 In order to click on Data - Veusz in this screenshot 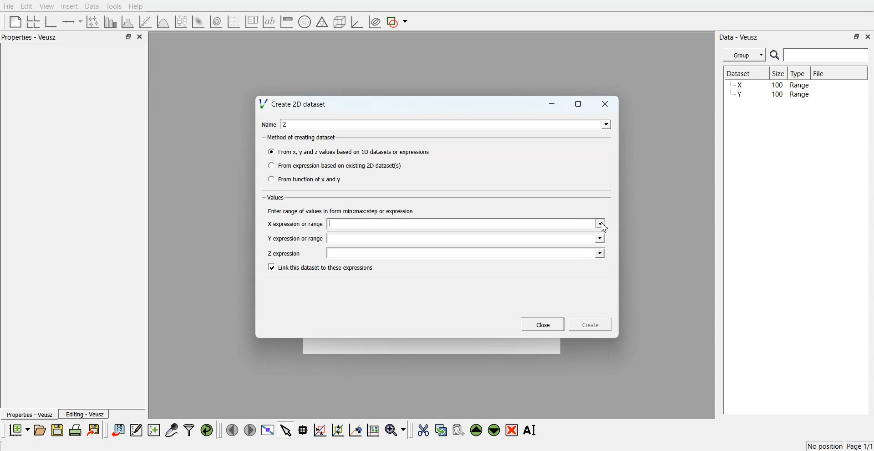, I will do `click(738, 37)`.